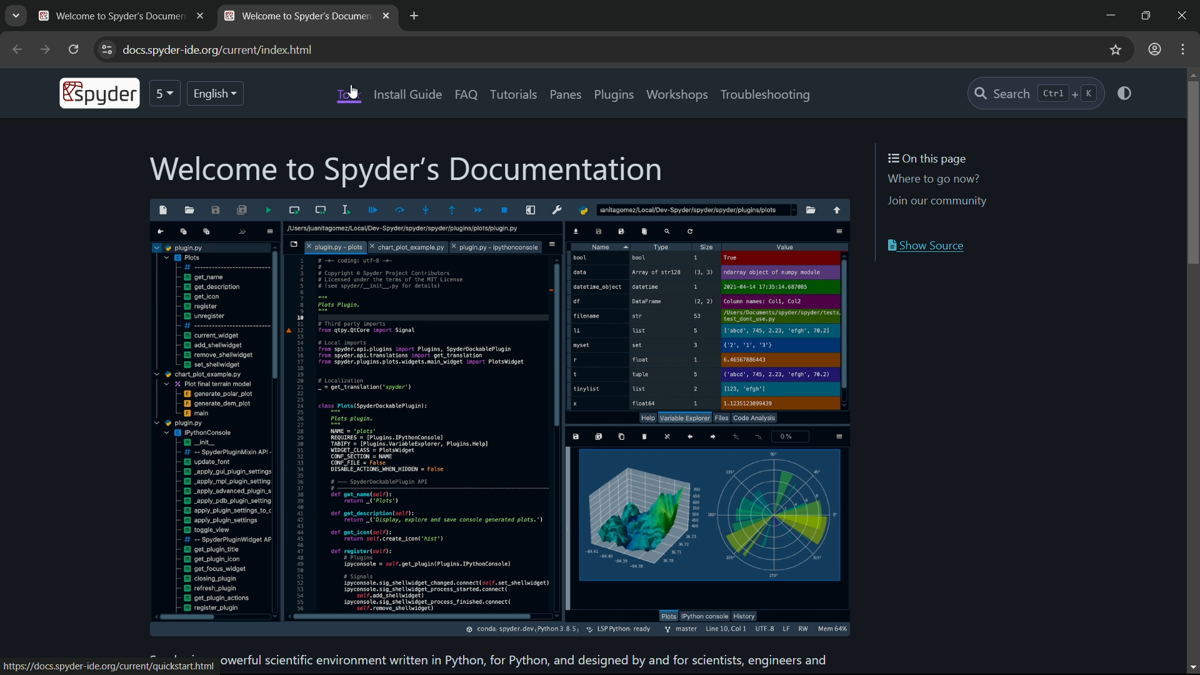 This screenshot has width=1200, height=675. I want to click on scroll bar, so click(1192, 172).